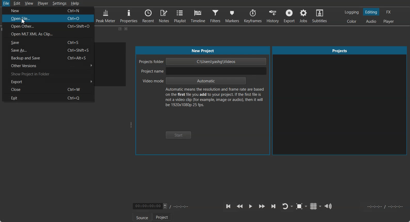 This screenshot has width=410, height=222. I want to click on Switching to the Editing layout, so click(371, 12).